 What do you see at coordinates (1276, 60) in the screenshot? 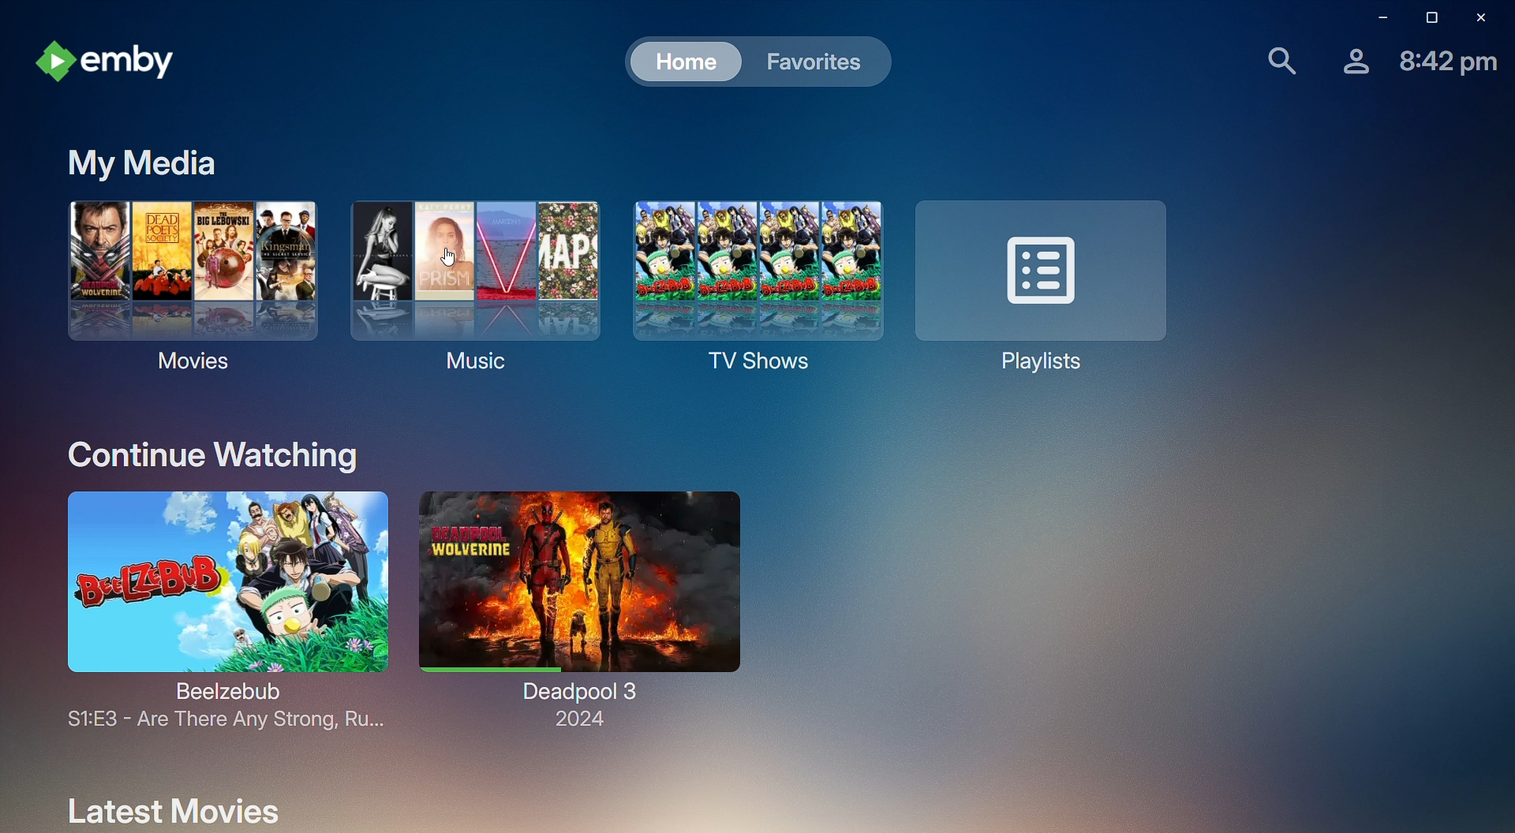
I see `Find` at bounding box center [1276, 60].